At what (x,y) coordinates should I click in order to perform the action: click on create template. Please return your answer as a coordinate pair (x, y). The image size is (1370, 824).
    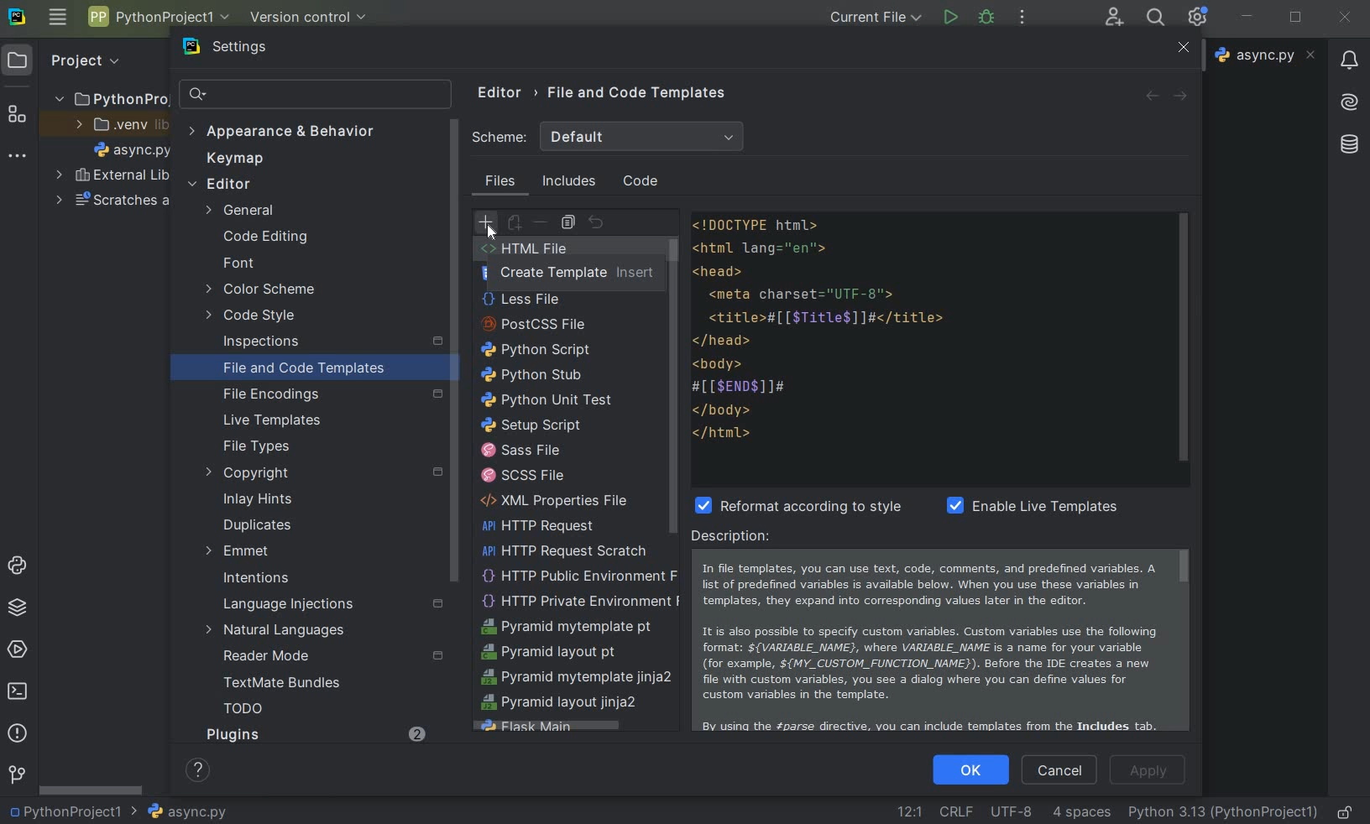
    Looking at the image, I should click on (486, 223).